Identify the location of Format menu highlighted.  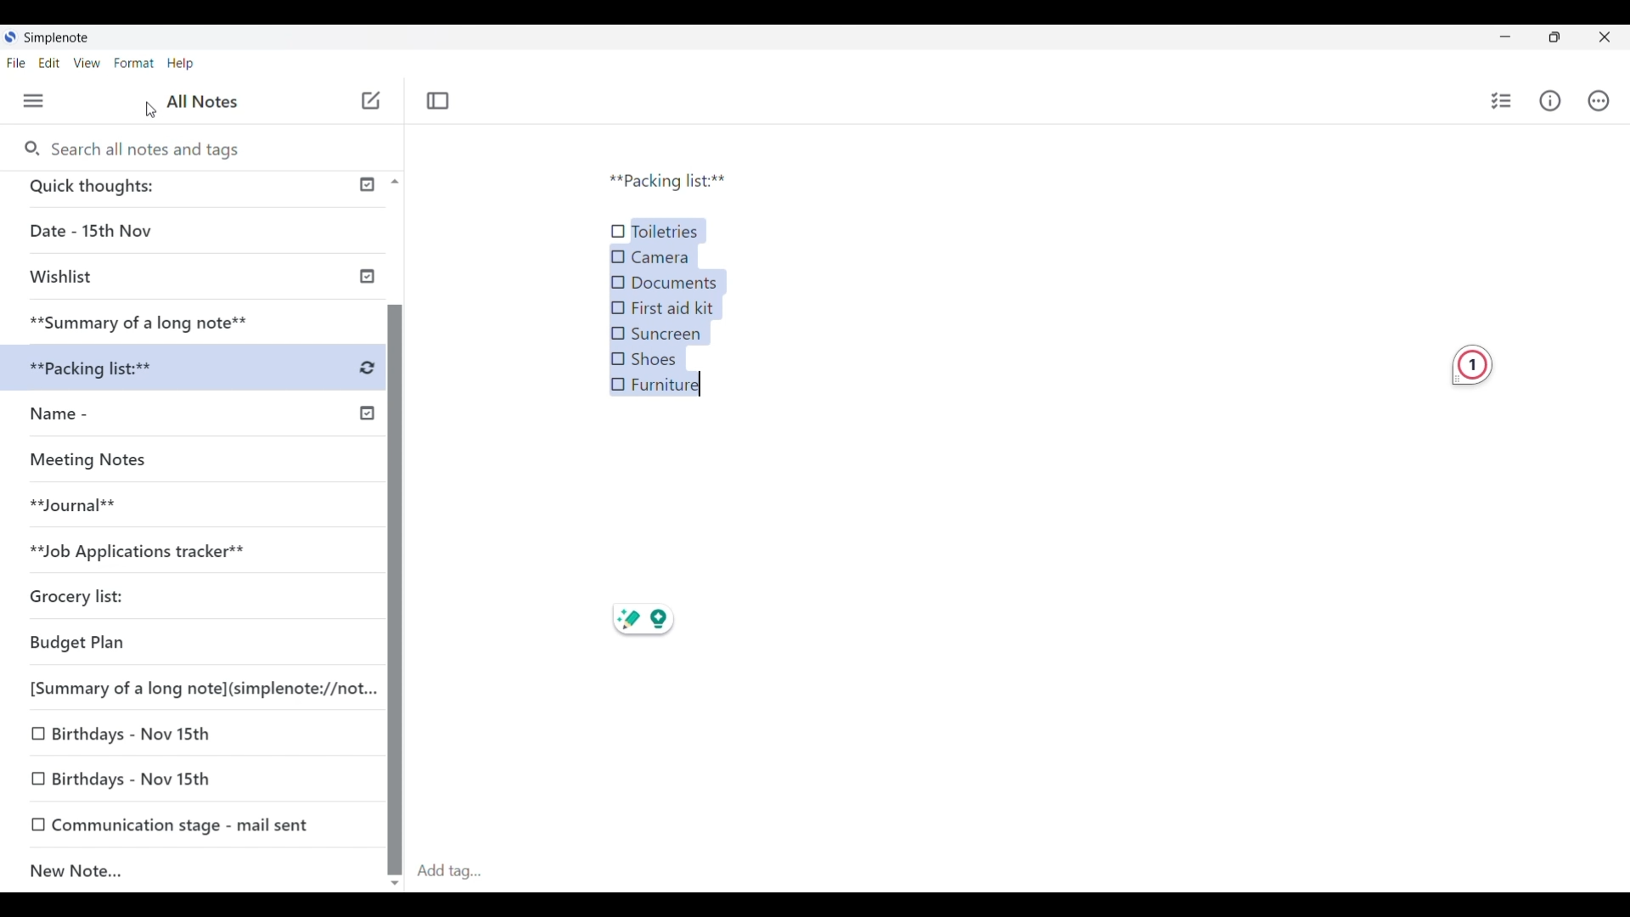
(133, 64).